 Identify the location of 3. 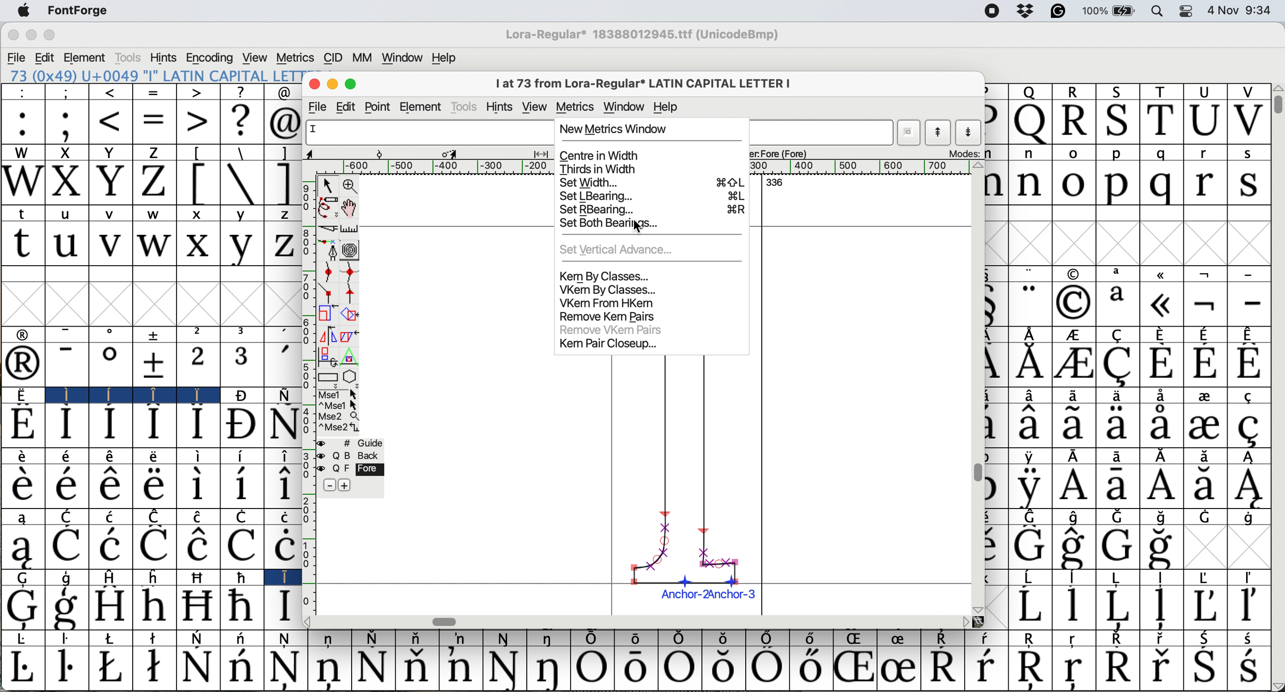
(243, 334).